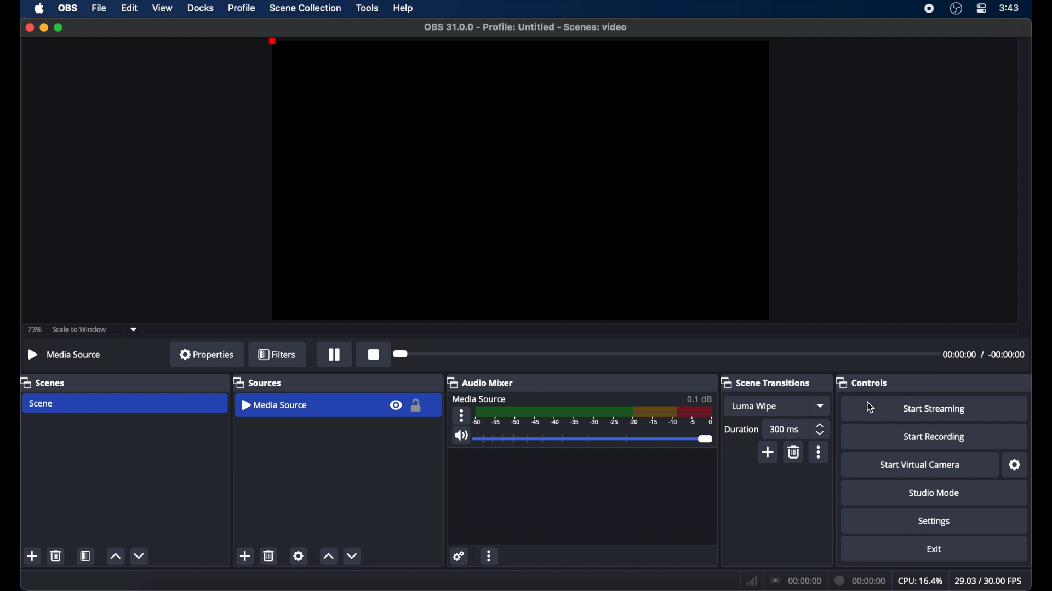  What do you see at coordinates (335, 354) in the screenshot?
I see `pause` at bounding box center [335, 354].